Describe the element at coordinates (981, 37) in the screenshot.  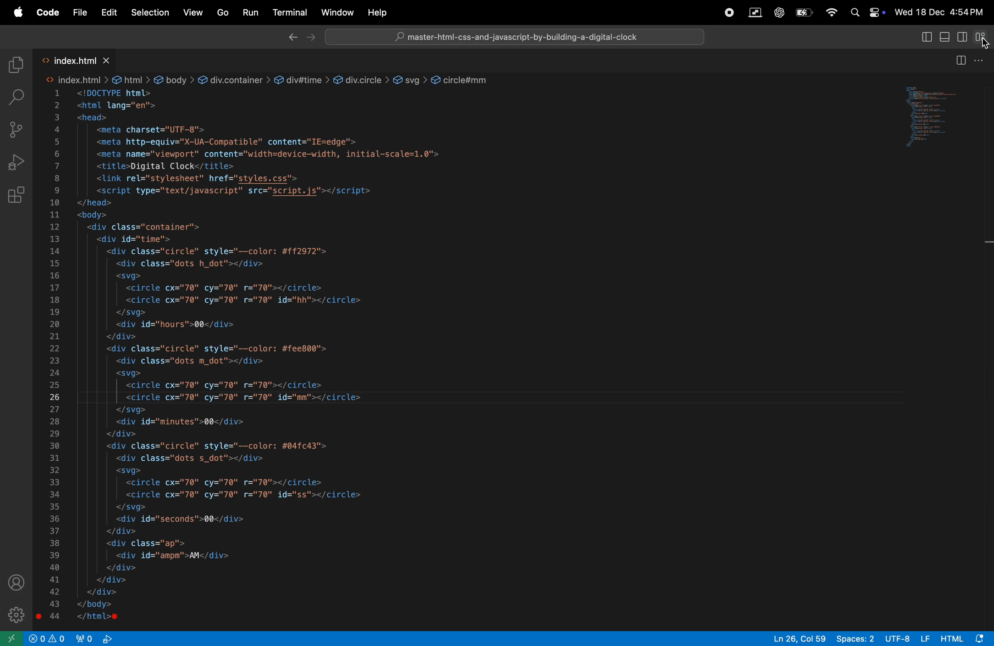
I see `customize layout` at that location.